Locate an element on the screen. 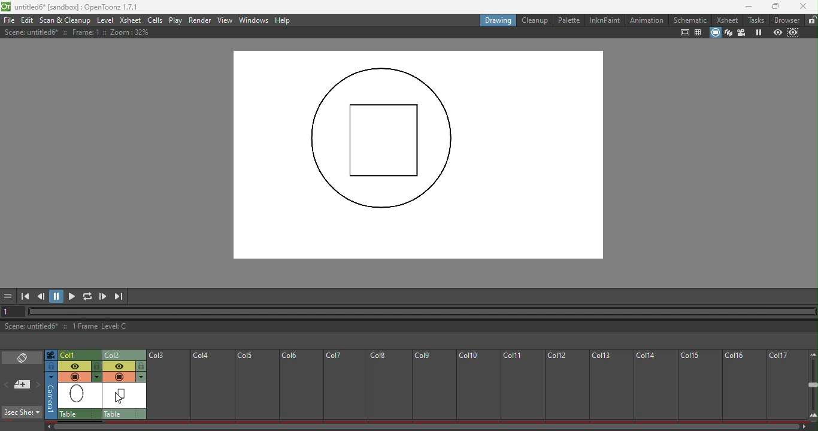  Safe area is located at coordinates (684, 34).